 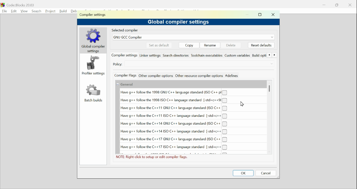 I want to click on Compiler flags, so click(x=125, y=75).